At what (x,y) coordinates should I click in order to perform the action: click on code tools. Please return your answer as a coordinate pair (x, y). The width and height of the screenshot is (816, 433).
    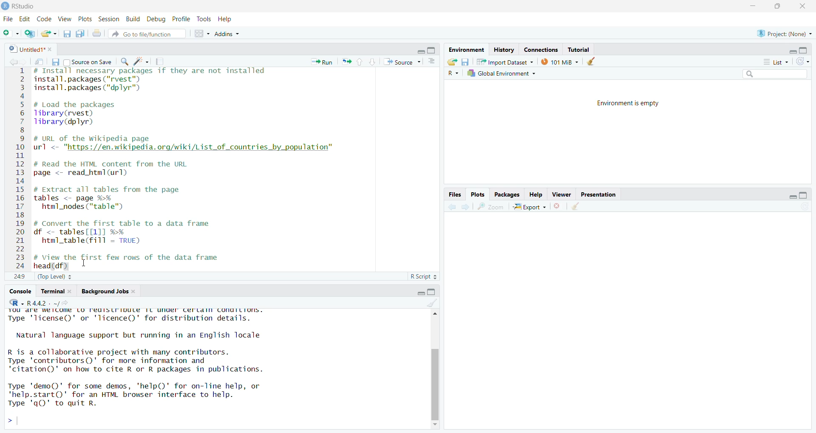
    Looking at the image, I should click on (141, 62).